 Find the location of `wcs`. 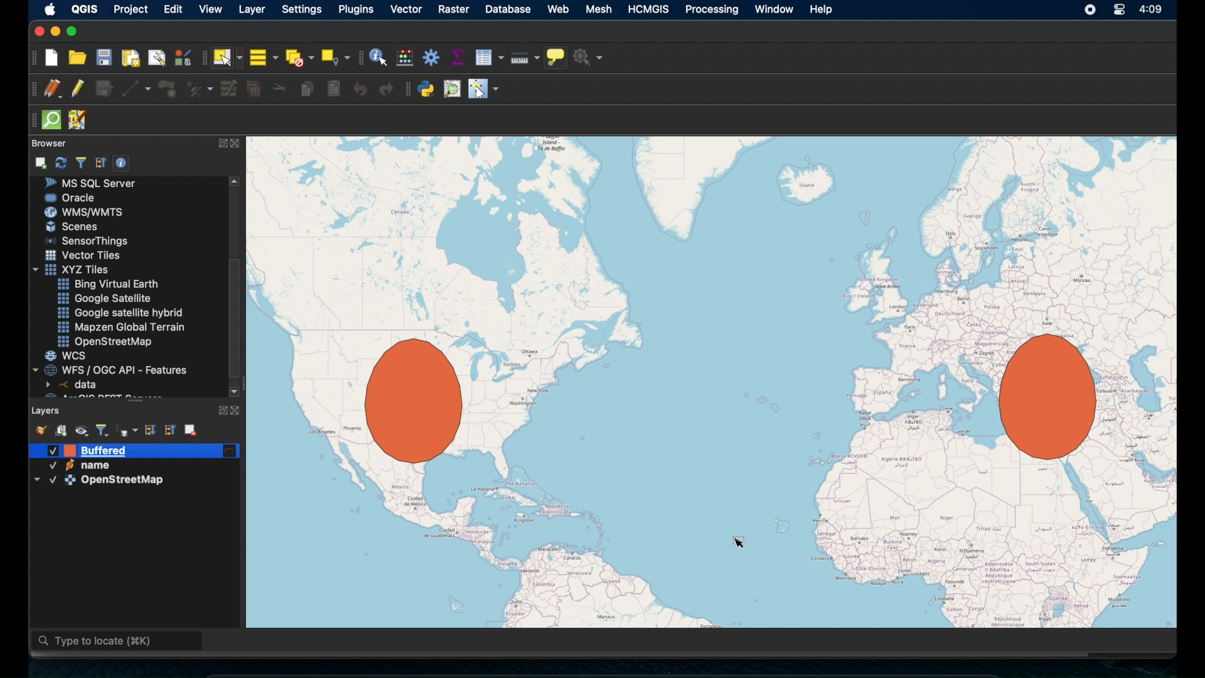

wcs is located at coordinates (67, 356).